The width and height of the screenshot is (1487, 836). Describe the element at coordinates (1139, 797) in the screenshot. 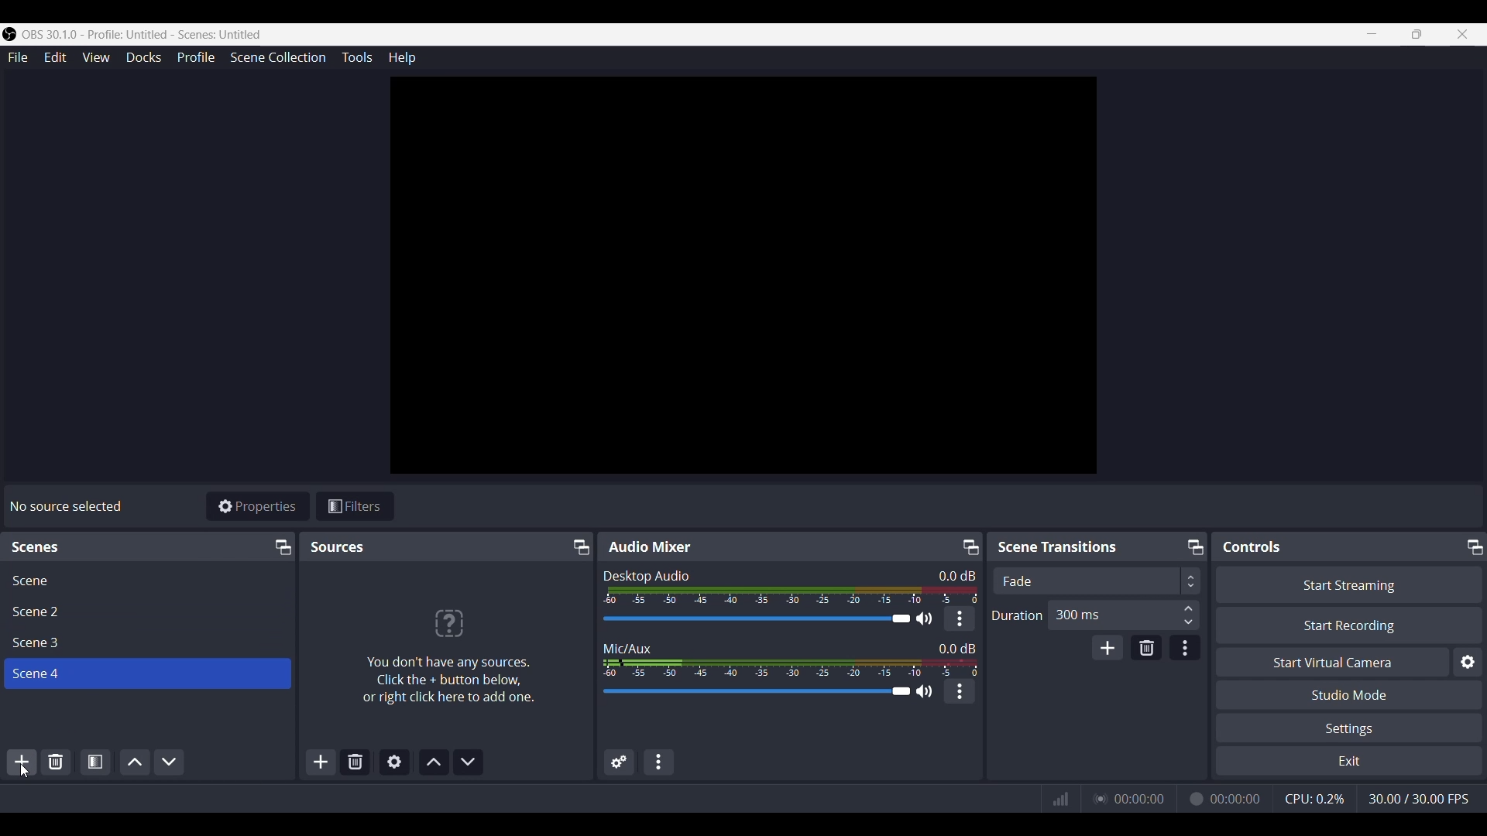

I see `00:00:00` at that location.